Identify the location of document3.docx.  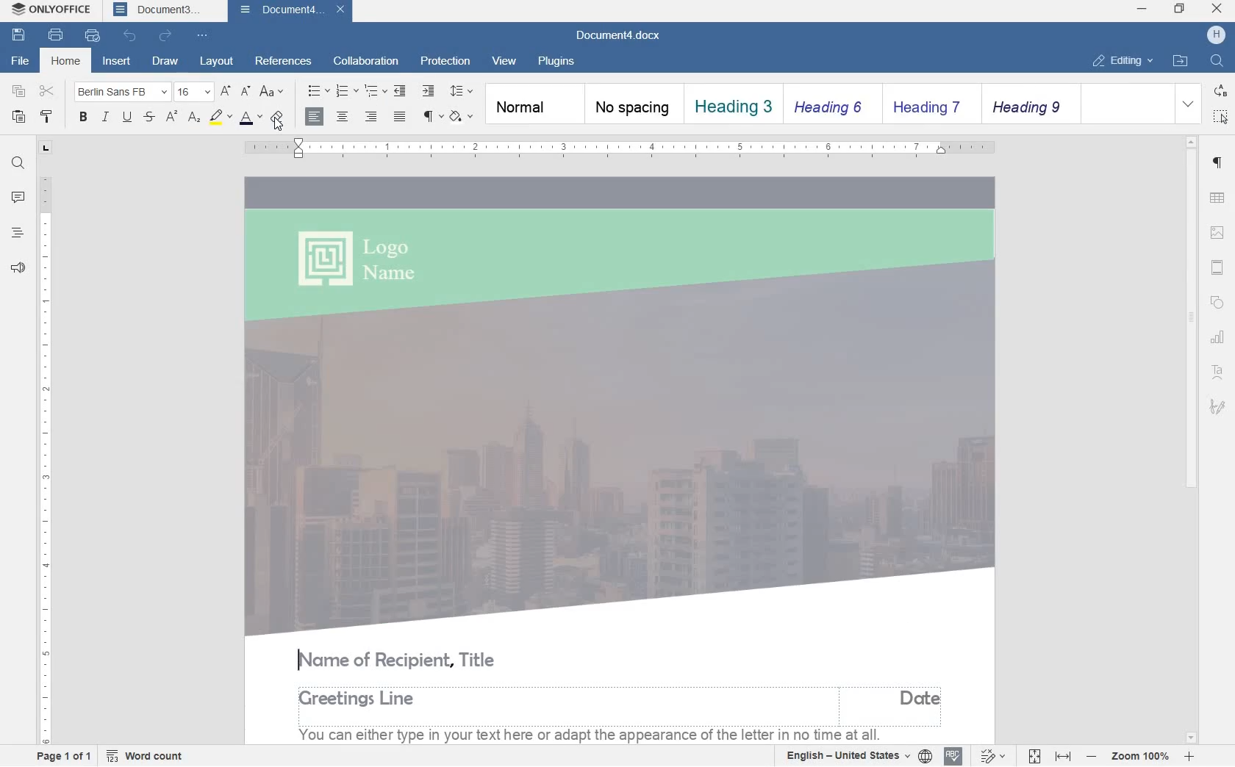
(624, 35).